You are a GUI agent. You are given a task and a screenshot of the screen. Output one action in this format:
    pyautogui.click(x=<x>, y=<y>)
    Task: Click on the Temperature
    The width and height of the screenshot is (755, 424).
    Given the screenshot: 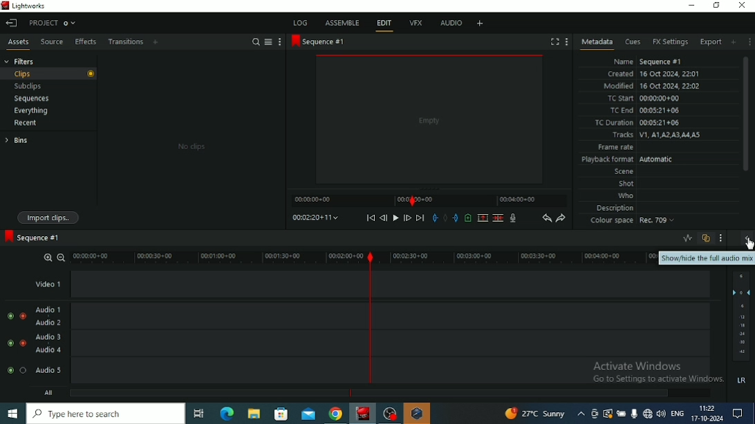 What is the action you would take?
    pyautogui.click(x=535, y=413)
    